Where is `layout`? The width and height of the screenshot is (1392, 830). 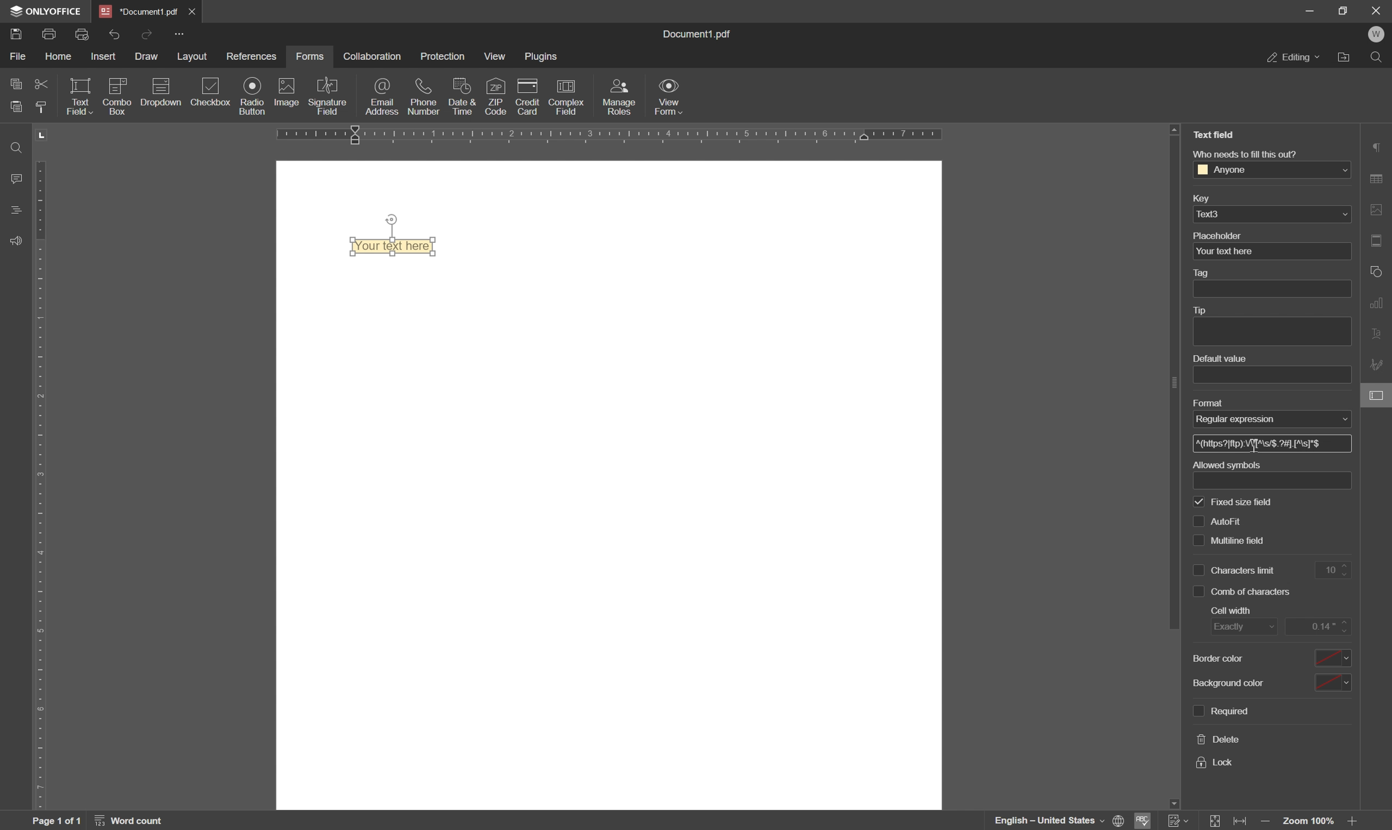 layout is located at coordinates (190, 58).